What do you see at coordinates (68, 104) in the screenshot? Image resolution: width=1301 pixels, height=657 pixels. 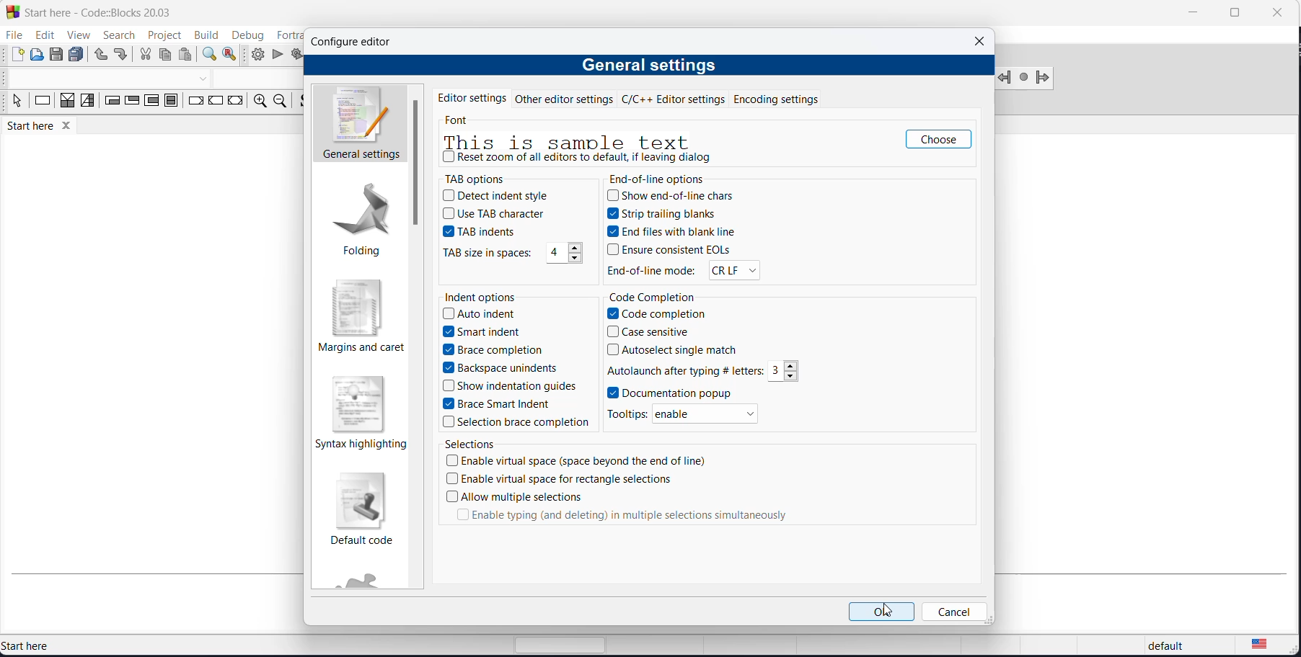 I see `decision` at bounding box center [68, 104].